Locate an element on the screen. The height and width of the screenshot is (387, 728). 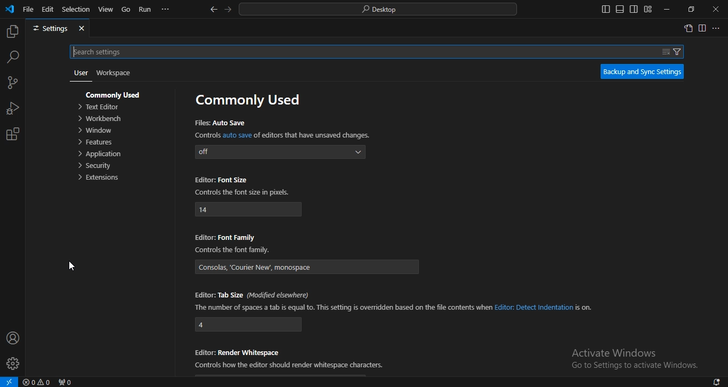
extensions is located at coordinates (14, 134).